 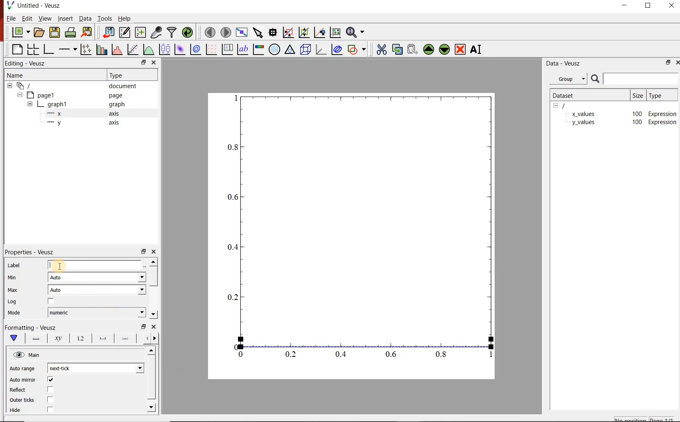 I want to click on graph, so click(x=116, y=104).